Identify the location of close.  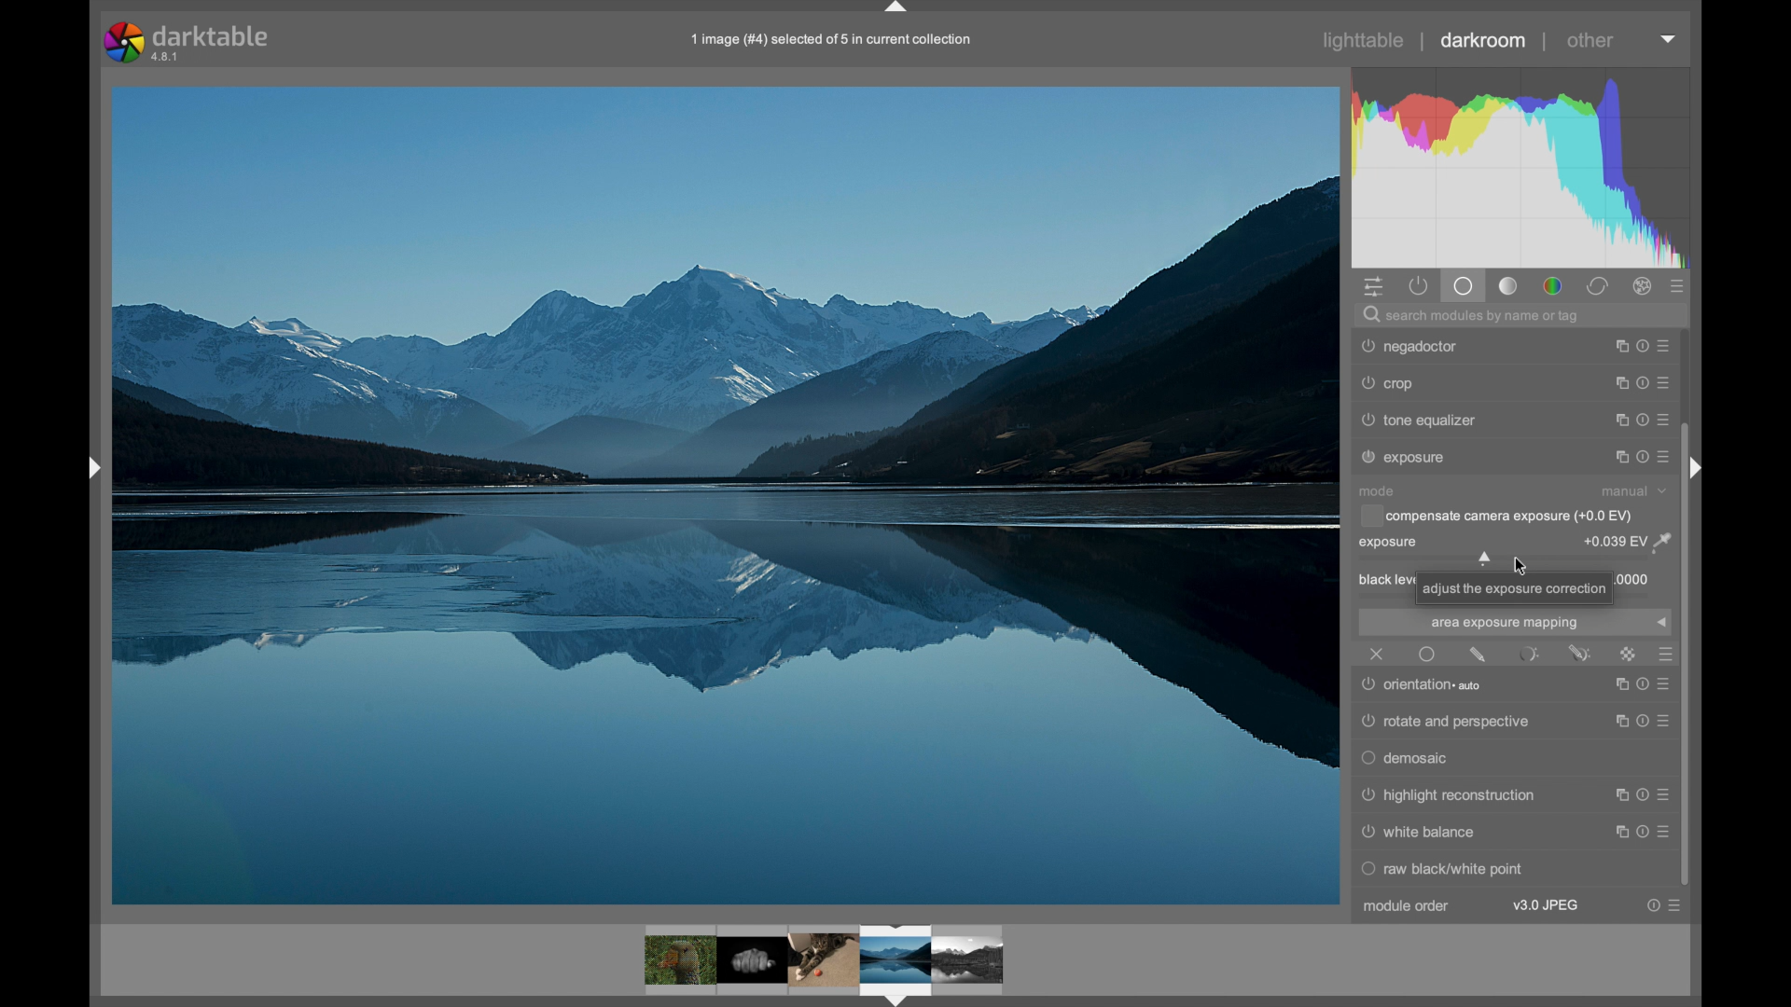
(1379, 654).